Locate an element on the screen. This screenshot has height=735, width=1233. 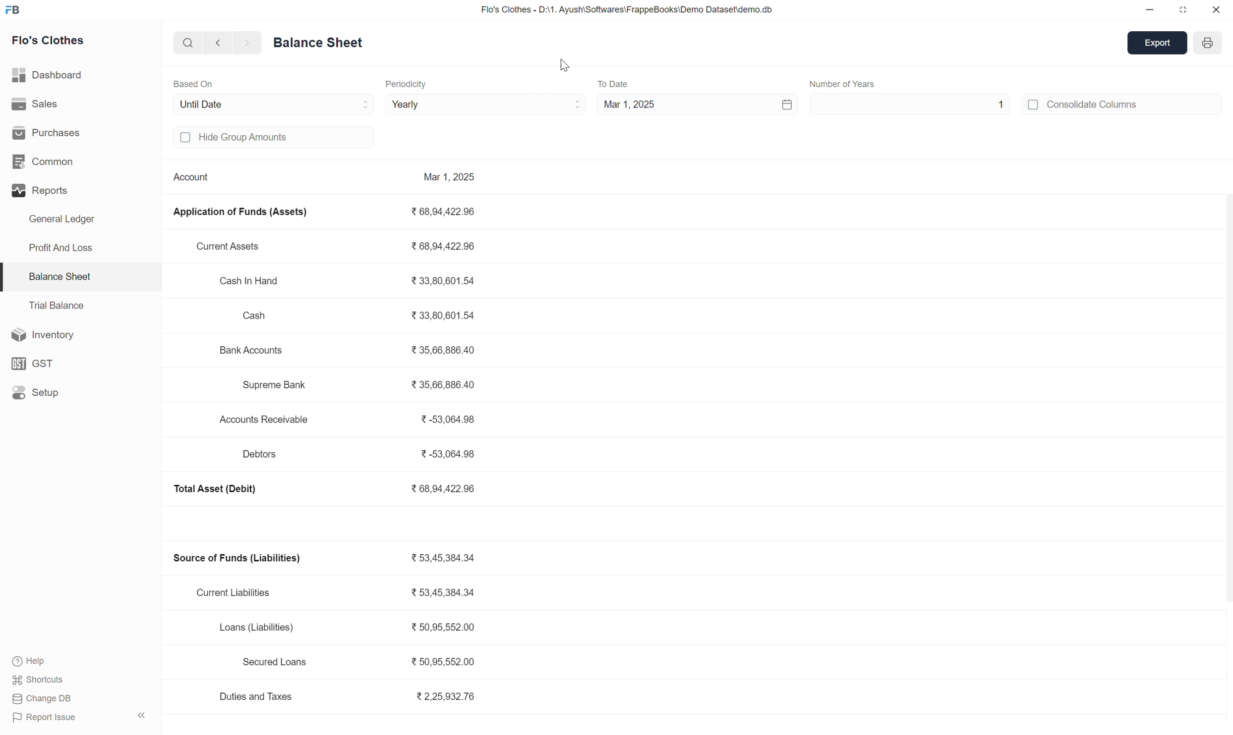
Accounts Receivable is located at coordinates (267, 351).